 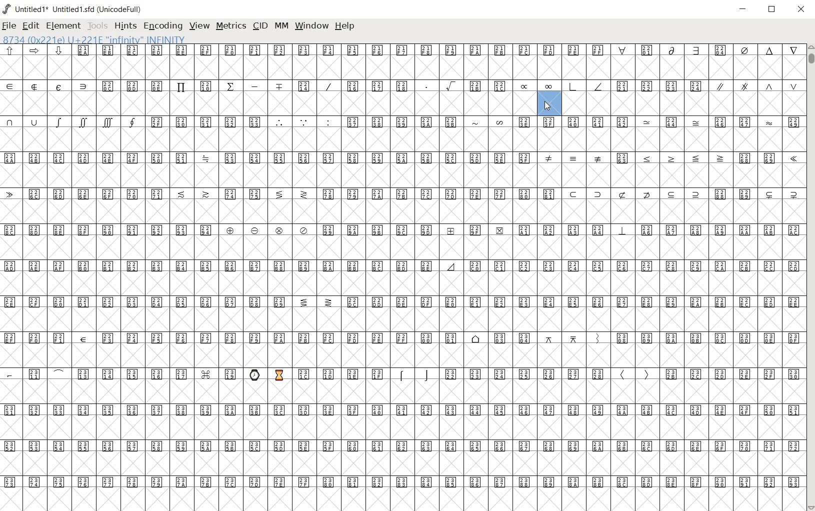 What do you see at coordinates (400, 265) in the screenshot?
I see `Unicode code points` at bounding box center [400, 265].